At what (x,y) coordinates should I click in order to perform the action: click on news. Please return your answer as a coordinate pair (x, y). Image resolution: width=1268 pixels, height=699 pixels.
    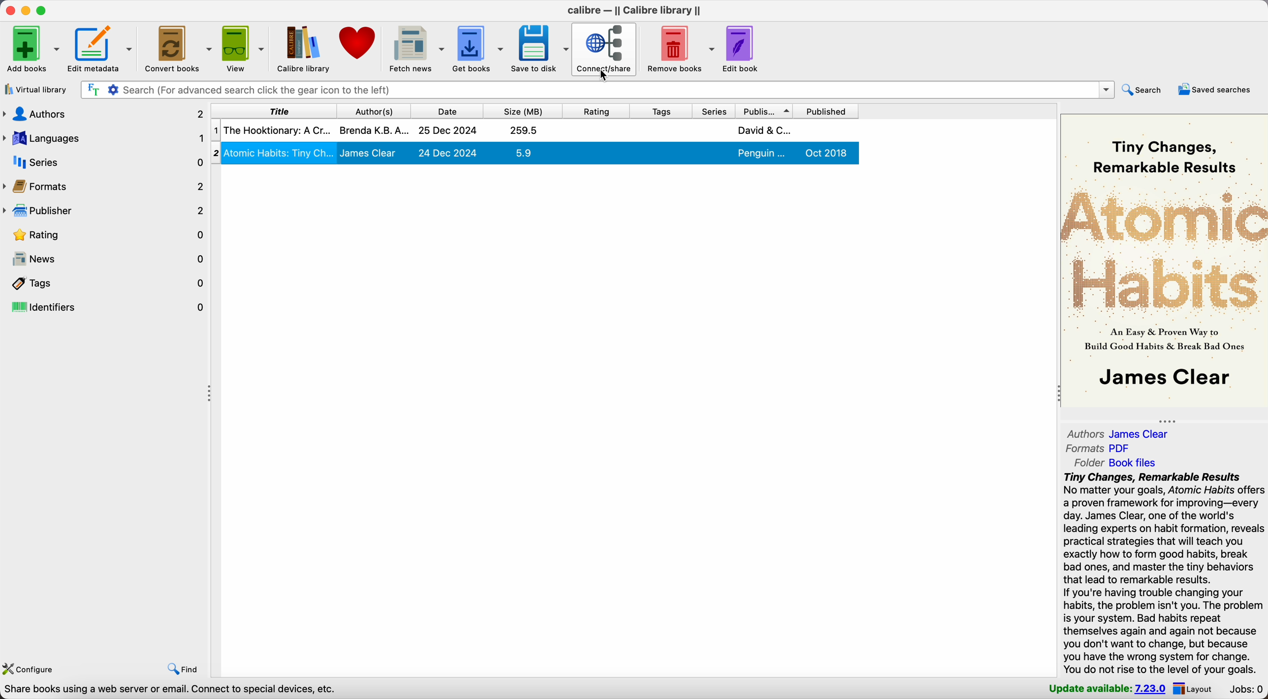
    Looking at the image, I should click on (105, 259).